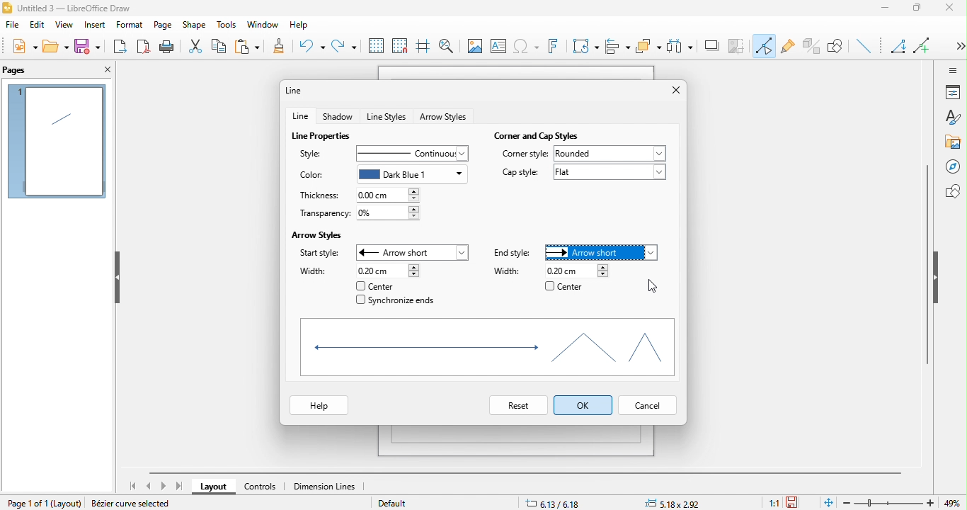  Describe the element at coordinates (135, 504) in the screenshot. I see `Bezier curve selected` at that location.